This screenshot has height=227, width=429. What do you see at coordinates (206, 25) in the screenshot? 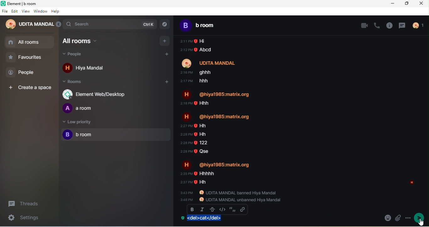
I see `b room` at bounding box center [206, 25].